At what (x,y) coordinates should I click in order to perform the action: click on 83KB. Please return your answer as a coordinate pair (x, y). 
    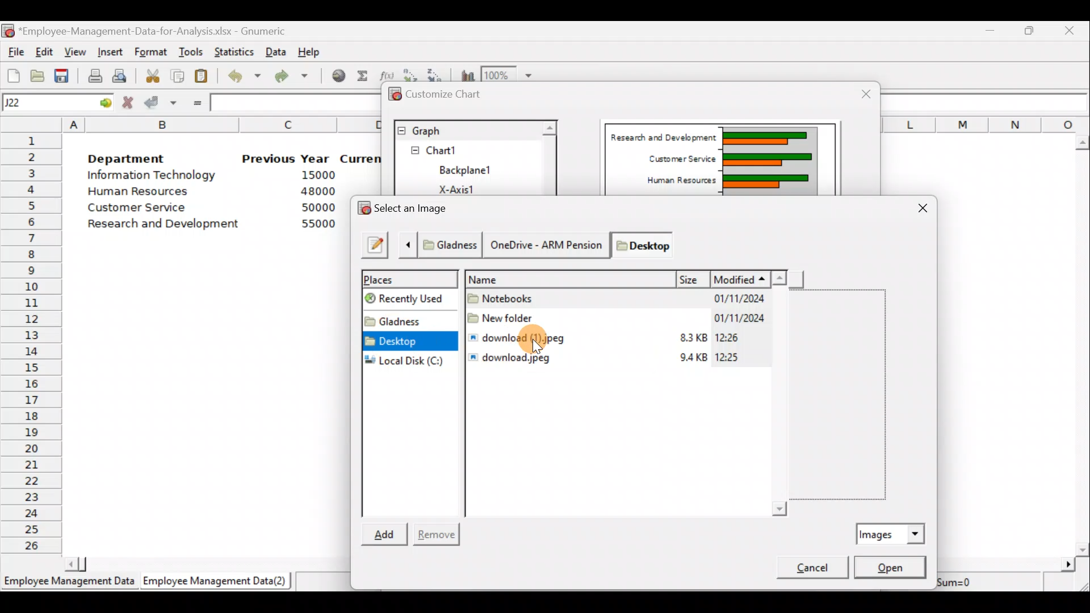
    Looking at the image, I should click on (687, 338).